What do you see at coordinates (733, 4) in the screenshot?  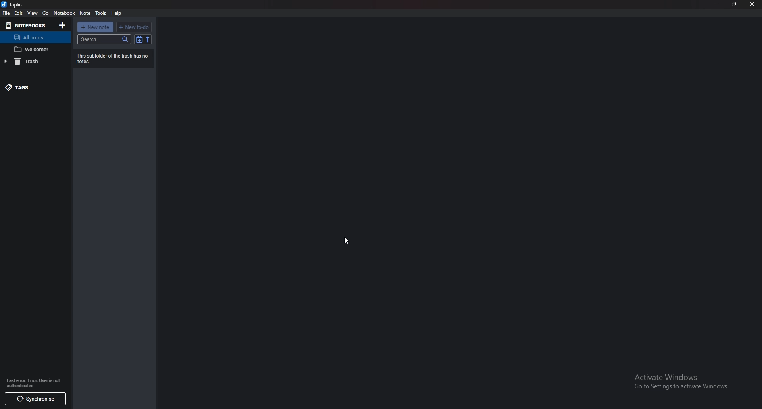 I see `resize` at bounding box center [733, 4].